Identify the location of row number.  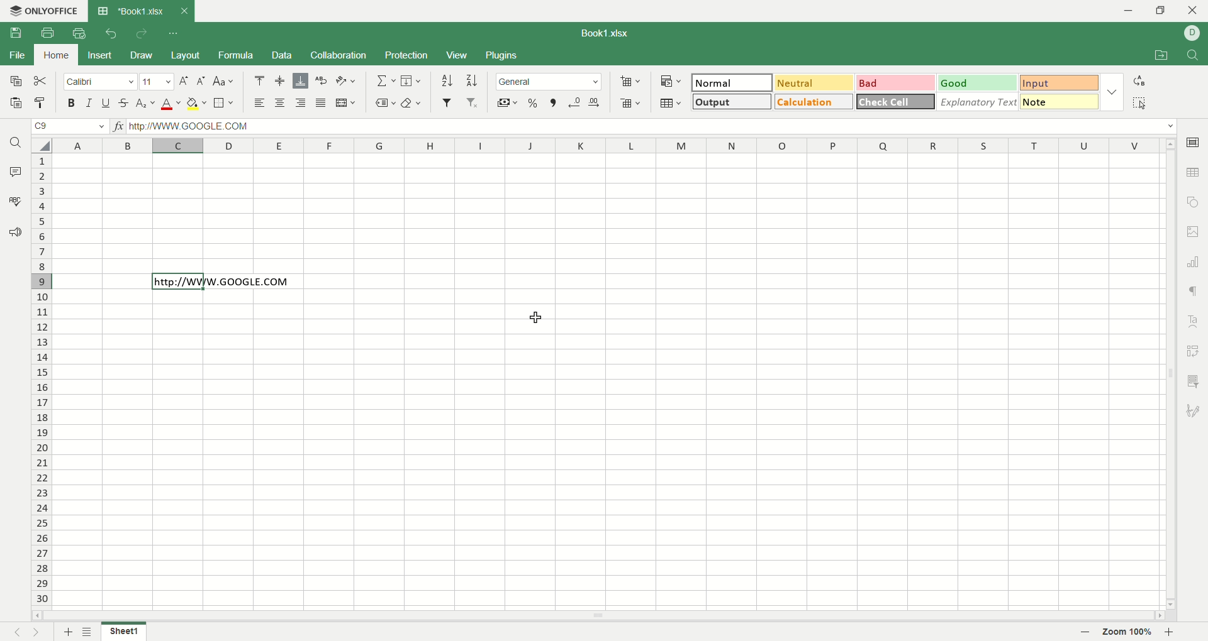
(41, 379).